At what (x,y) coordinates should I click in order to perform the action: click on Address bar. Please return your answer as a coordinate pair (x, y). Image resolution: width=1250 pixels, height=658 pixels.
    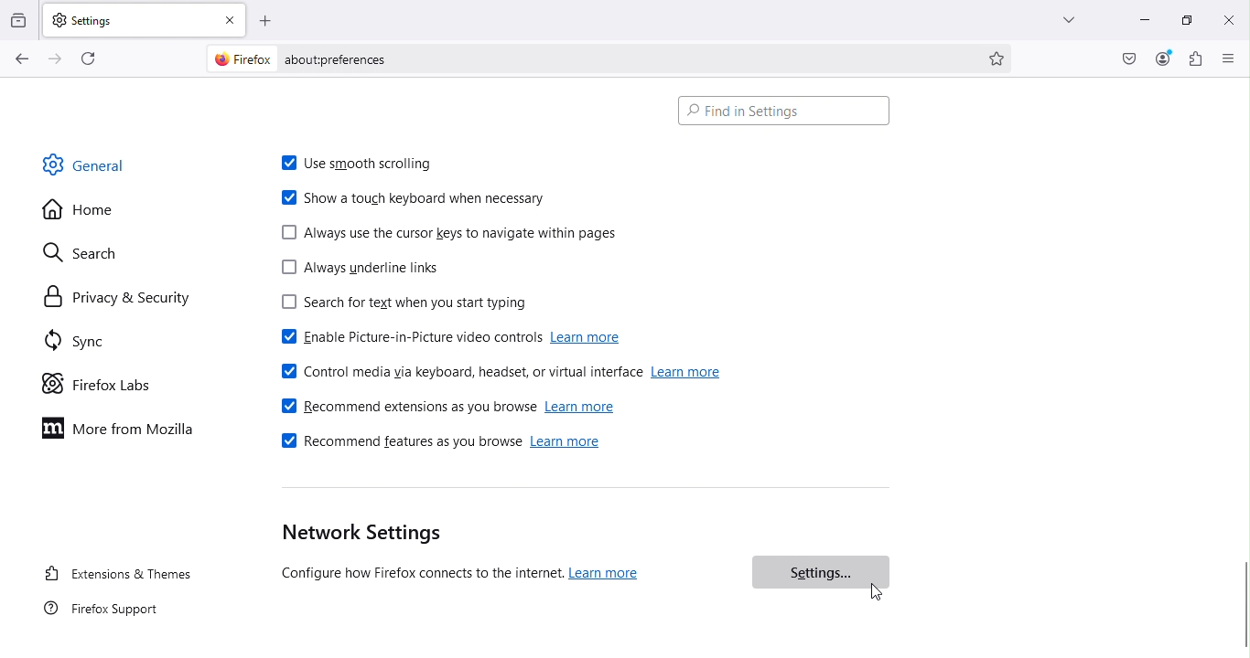
    Looking at the image, I should click on (583, 57).